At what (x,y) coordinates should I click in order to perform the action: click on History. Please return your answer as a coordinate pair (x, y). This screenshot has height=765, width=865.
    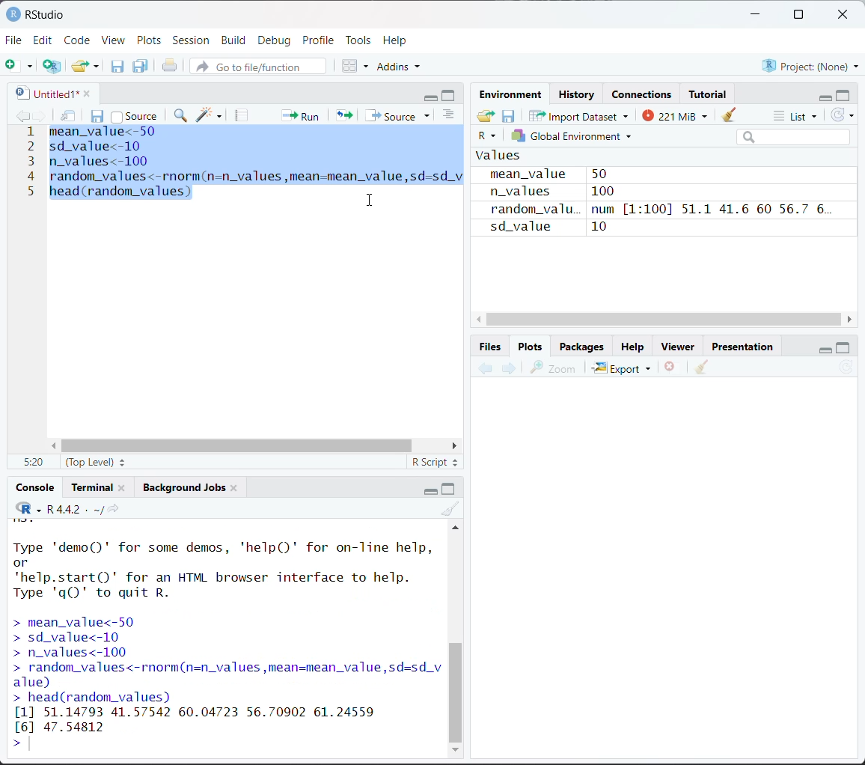
    Looking at the image, I should click on (578, 94).